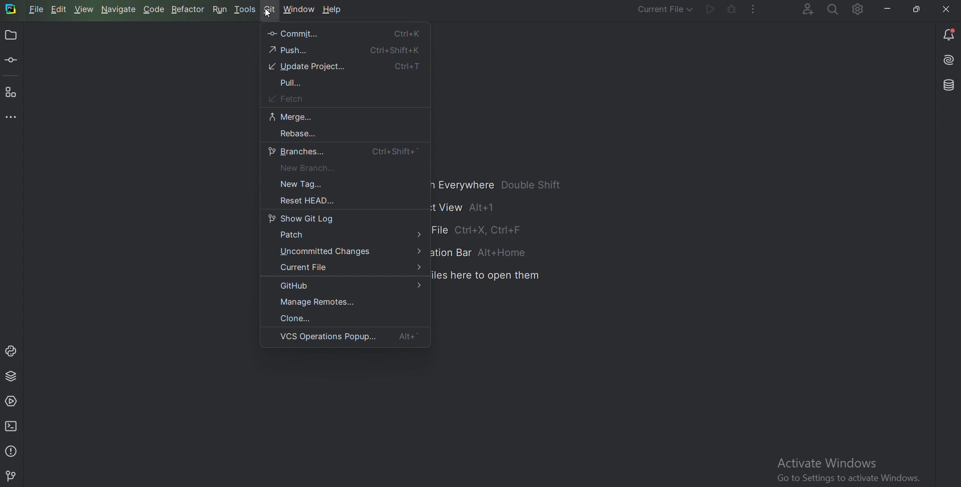  Describe the element at coordinates (11, 118) in the screenshot. I see `More tool windows` at that location.